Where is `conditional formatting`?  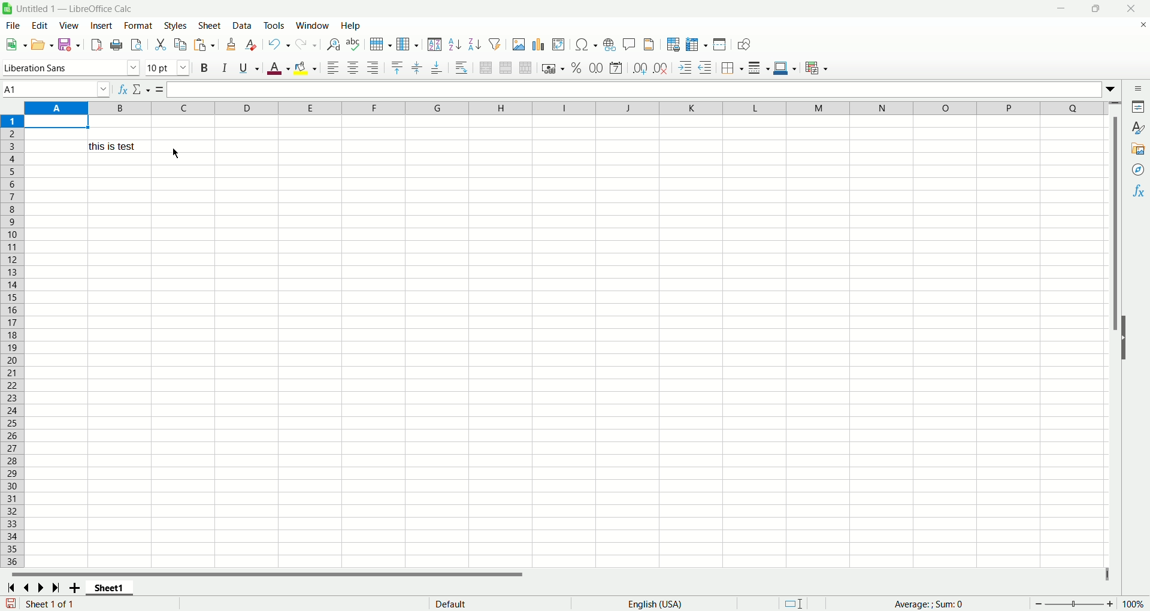
conditional formatting is located at coordinates (819, 69).